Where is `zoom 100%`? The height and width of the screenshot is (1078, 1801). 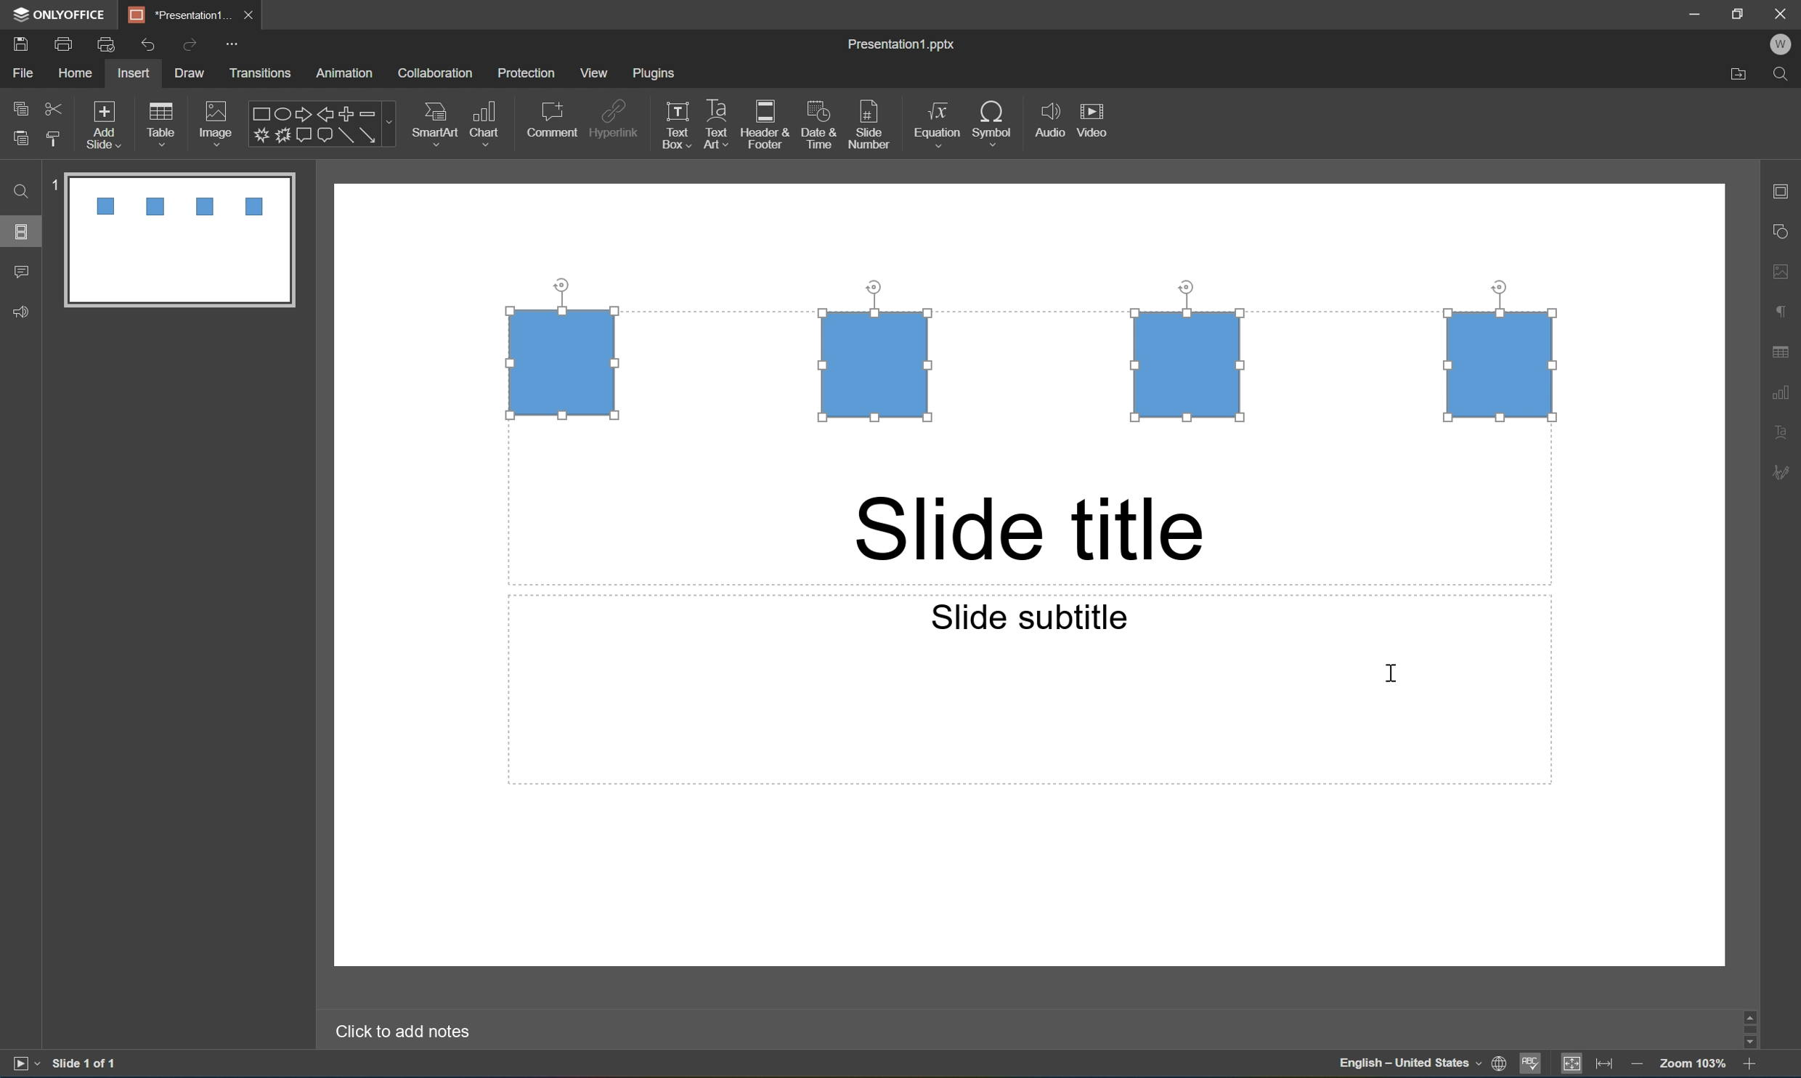
zoom 100% is located at coordinates (1694, 1066).